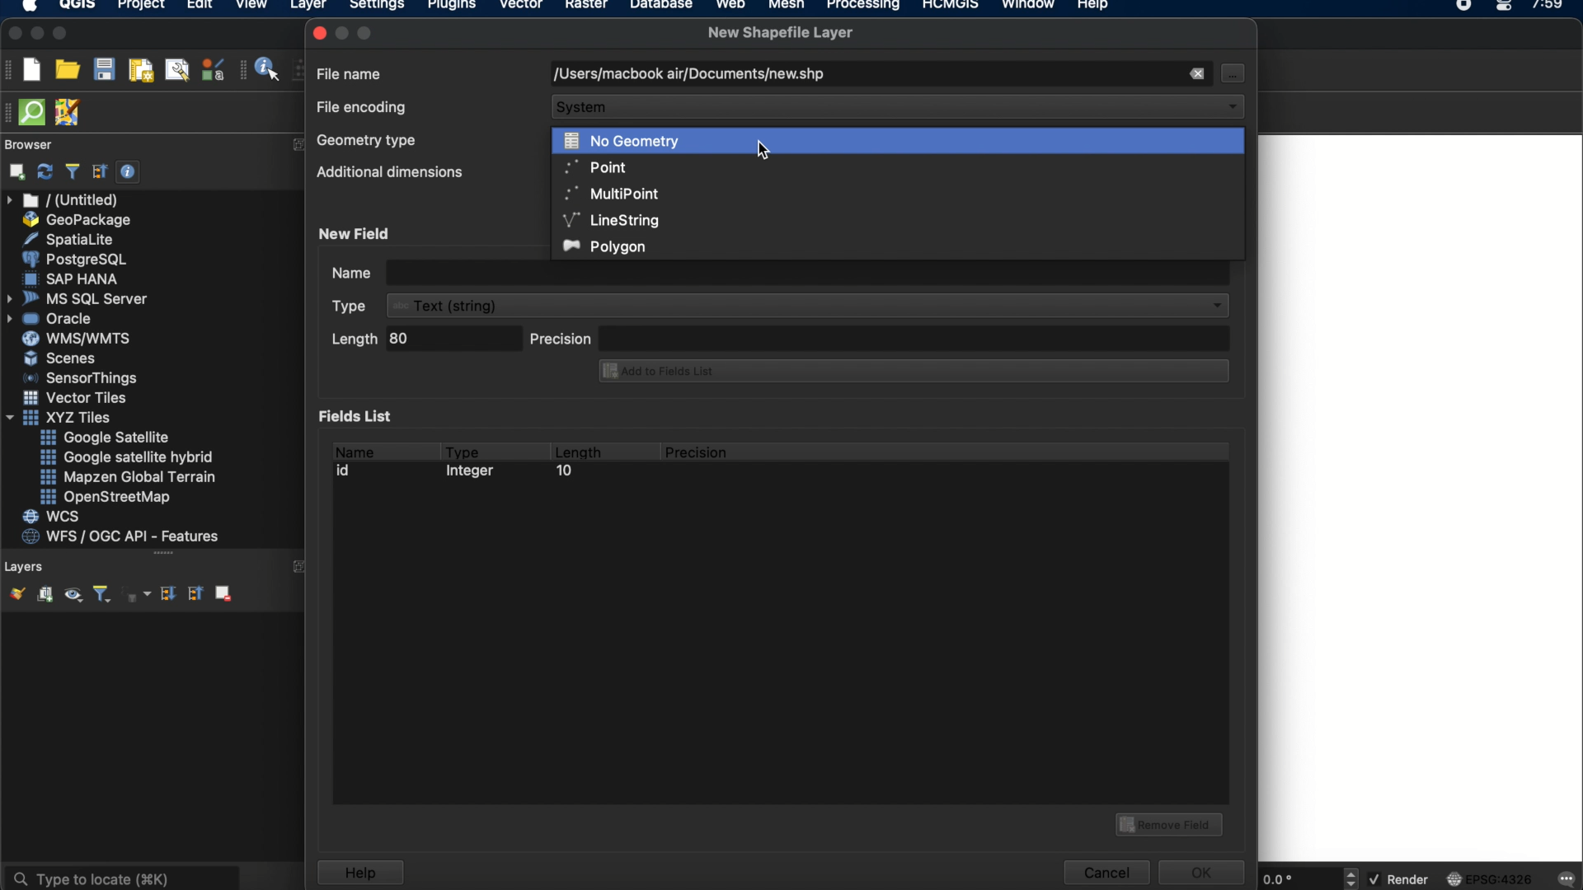  What do you see at coordinates (585, 7) in the screenshot?
I see `raster` at bounding box center [585, 7].